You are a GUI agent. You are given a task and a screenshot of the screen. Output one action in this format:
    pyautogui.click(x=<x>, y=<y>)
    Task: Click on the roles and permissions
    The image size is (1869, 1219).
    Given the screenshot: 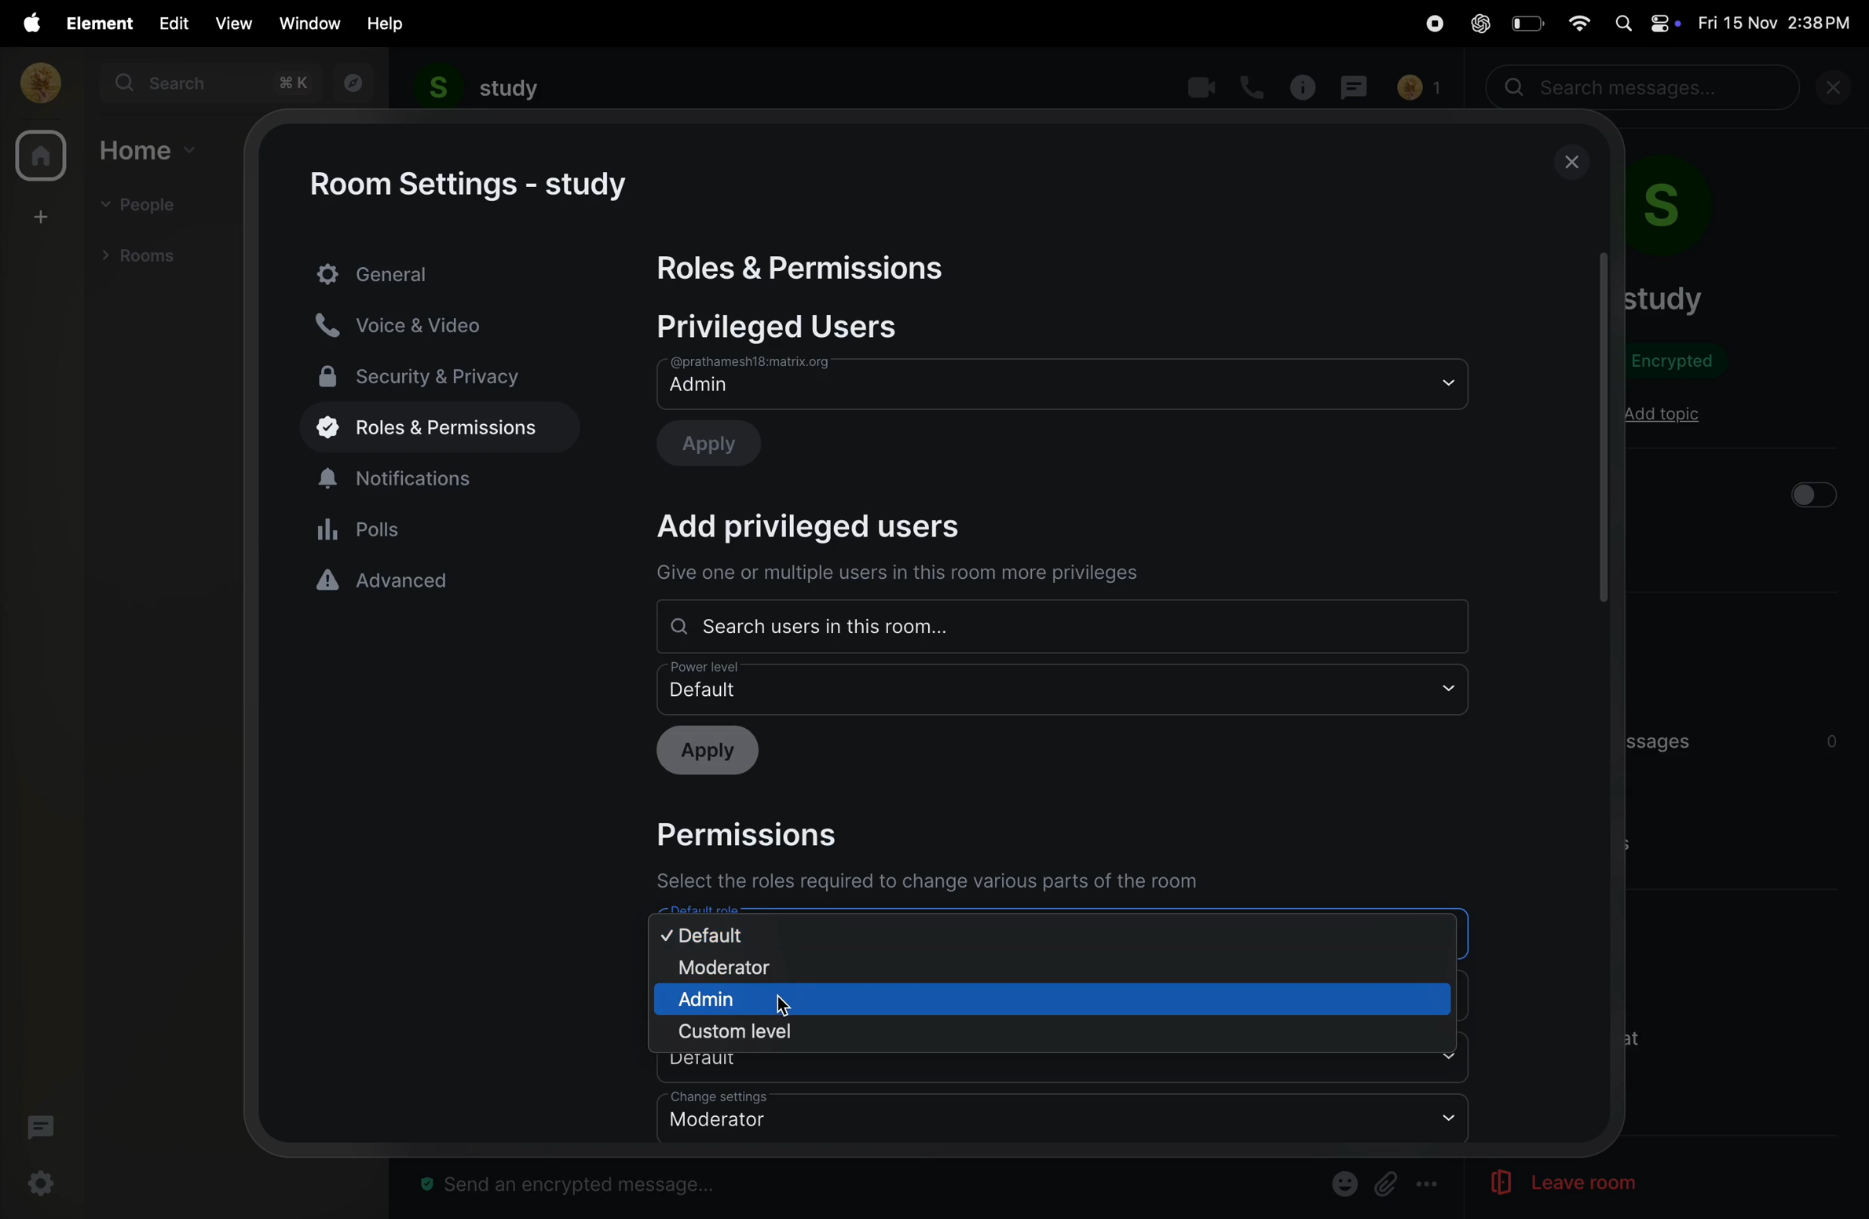 What is the action you would take?
    pyautogui.click(x=429, y=430)
    